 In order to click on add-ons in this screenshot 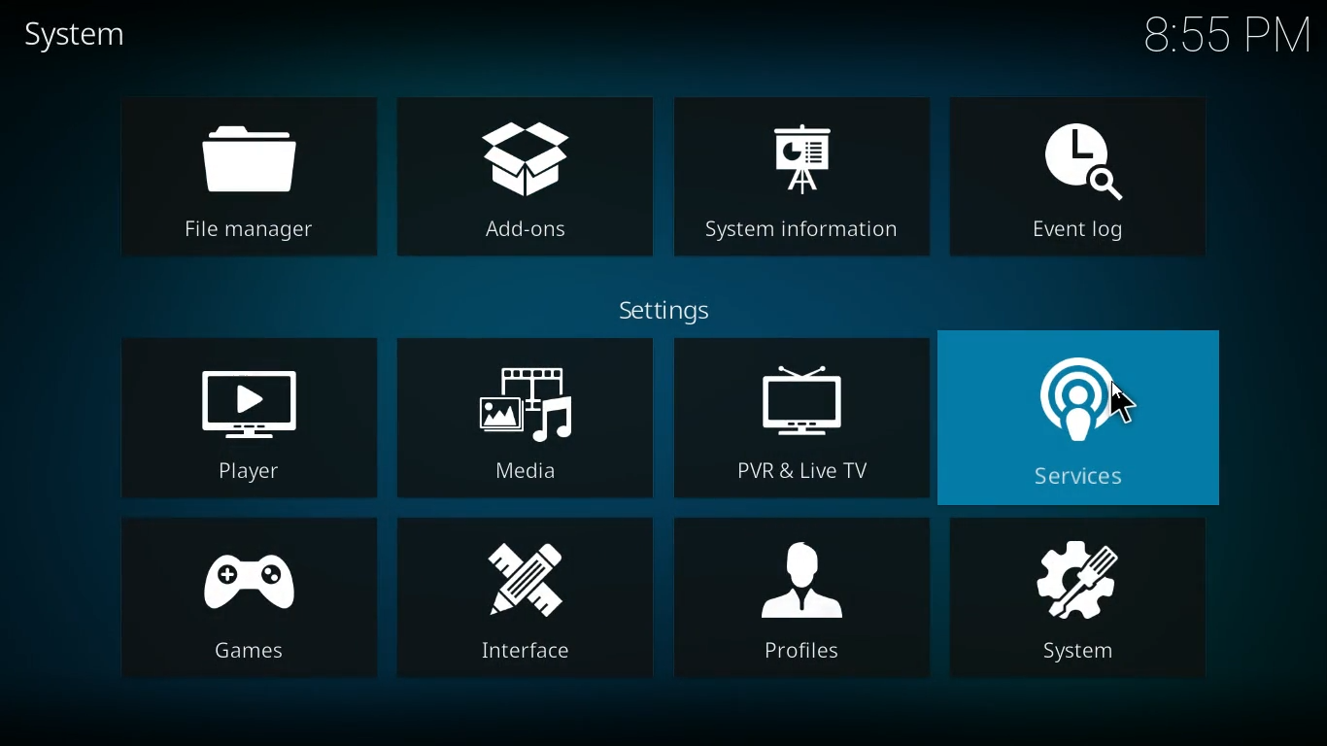, I will do `click(527, 171)`.